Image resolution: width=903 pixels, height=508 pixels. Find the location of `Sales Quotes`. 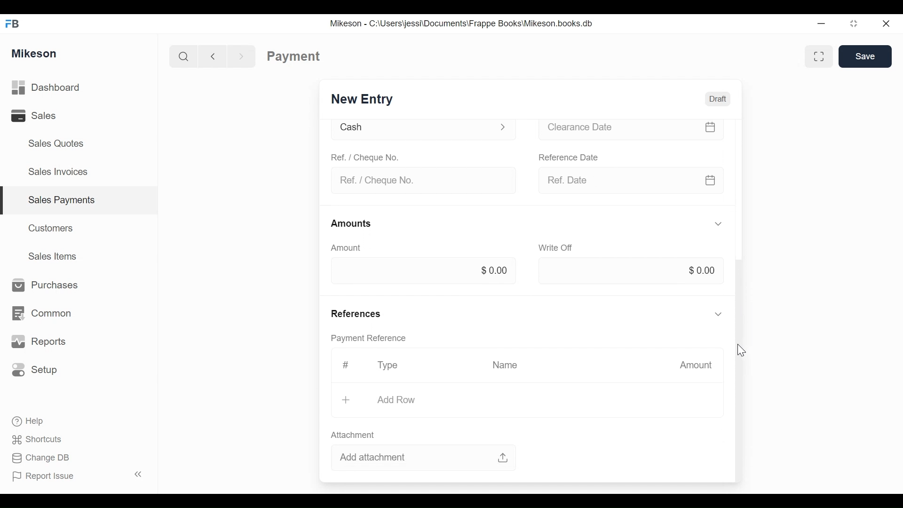

Sales Quotes is located at coordinates (52, 143).